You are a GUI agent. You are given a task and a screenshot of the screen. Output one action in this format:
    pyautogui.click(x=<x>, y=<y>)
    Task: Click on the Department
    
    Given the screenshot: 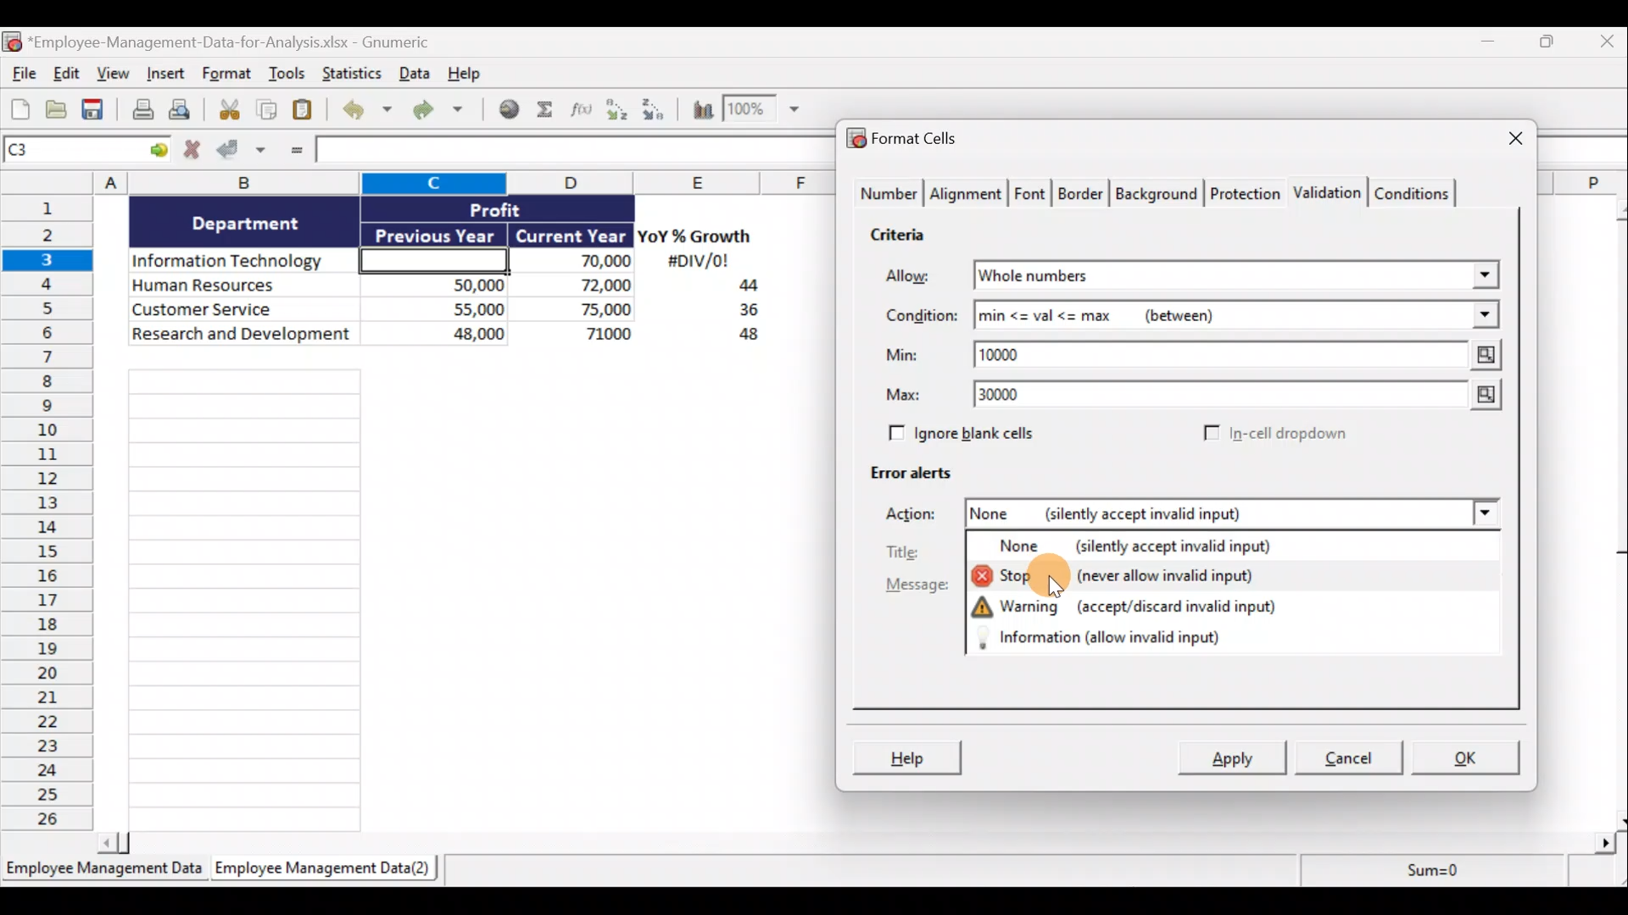 What is the action you would take?
    pyautogui.click(x=246, y=222)
    